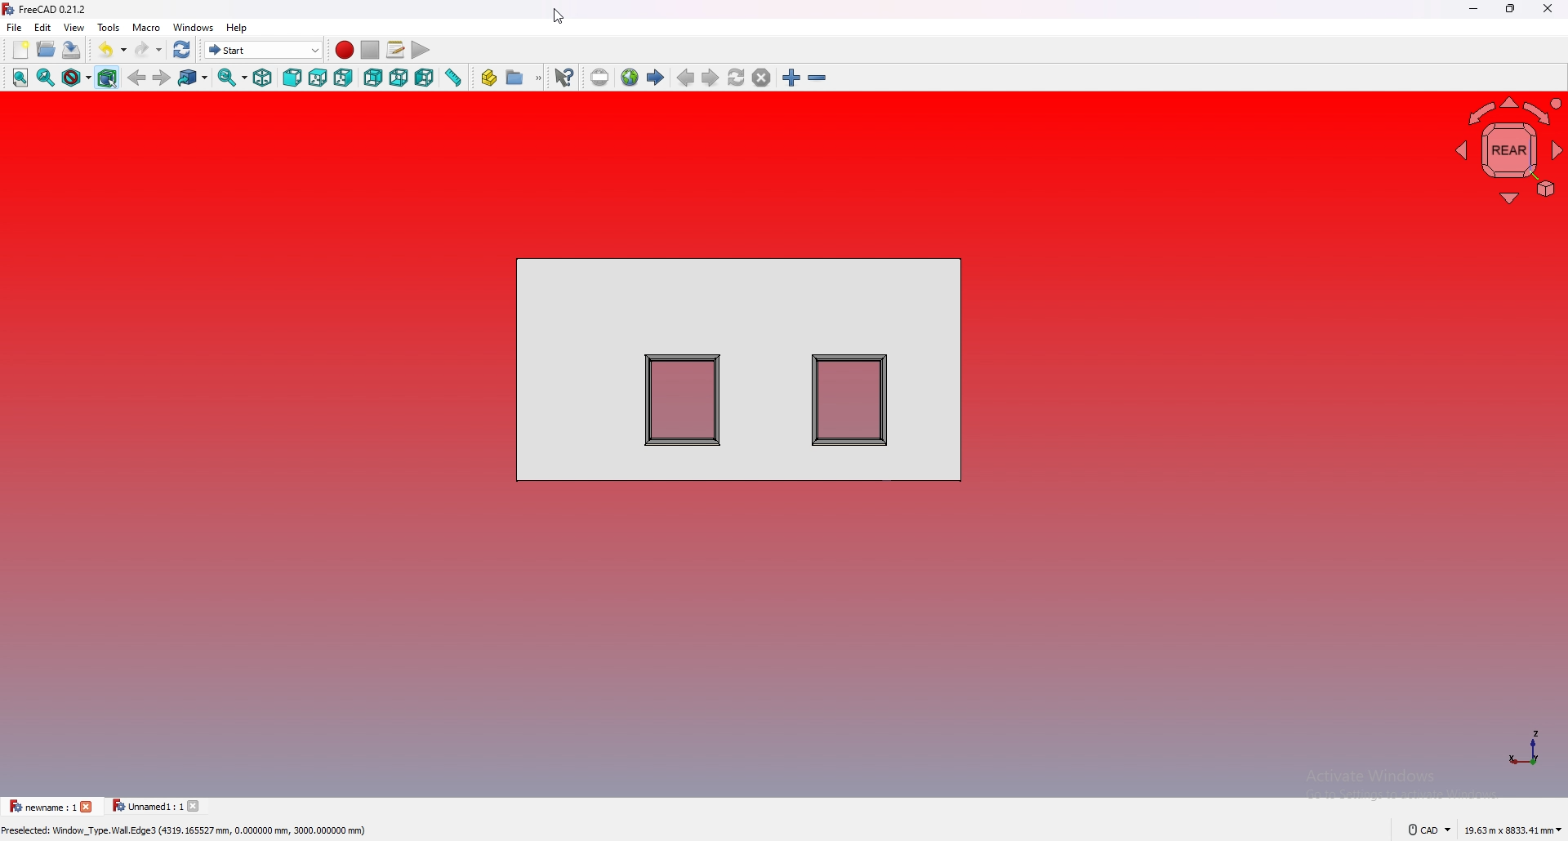  What do you see at coordinates (108, 78) in the screenshot?
I see `bounding object` at bounding box center [108, 78].